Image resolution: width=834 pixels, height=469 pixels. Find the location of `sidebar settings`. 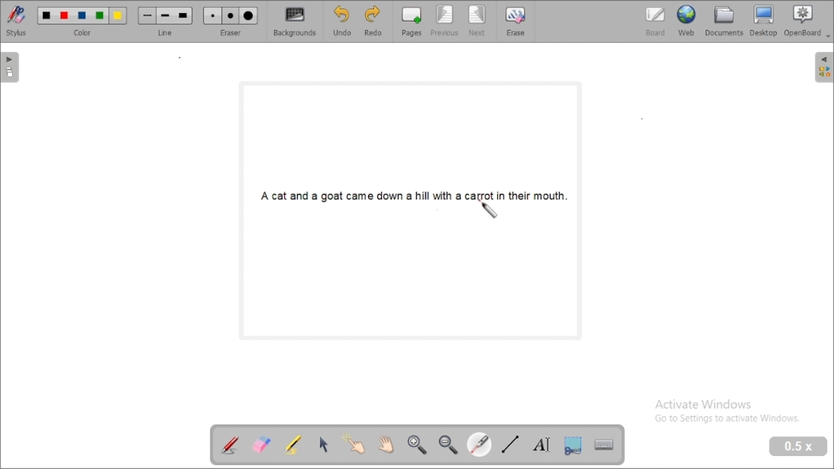

sidebar settings is located at coordinates (823, 68).